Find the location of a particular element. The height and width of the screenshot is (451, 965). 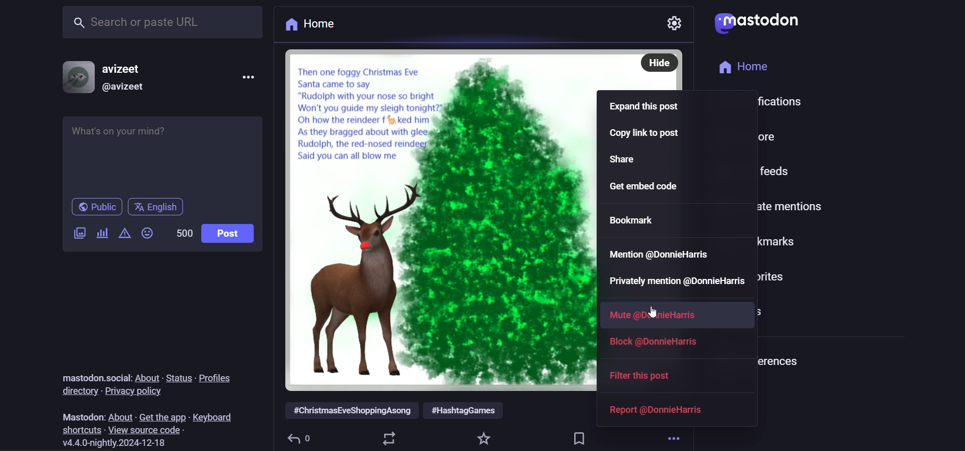

directory is located at coordinates (77, 392).